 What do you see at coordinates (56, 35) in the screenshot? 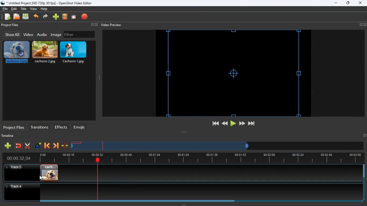
I see `image` at bounding box center [56, 35].